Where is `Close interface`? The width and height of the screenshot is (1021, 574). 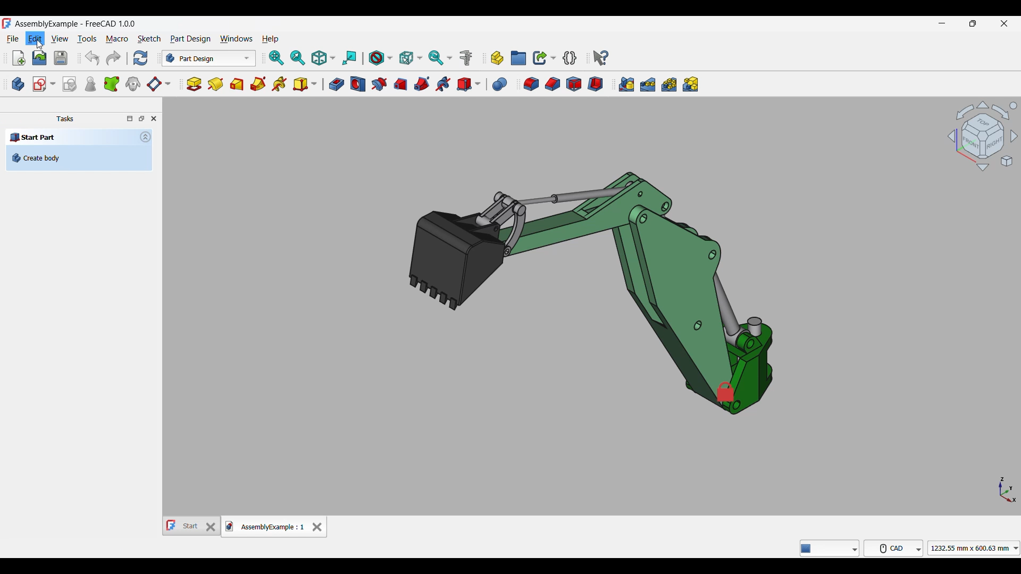
Close interface is located at coordinates (1005, 23).